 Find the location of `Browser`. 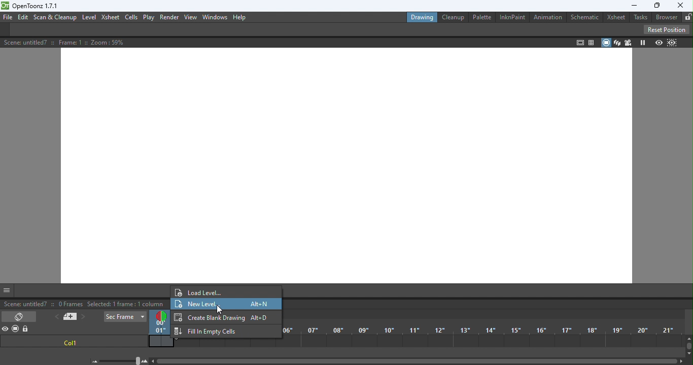

Browser is located at coordinates (665, 18).